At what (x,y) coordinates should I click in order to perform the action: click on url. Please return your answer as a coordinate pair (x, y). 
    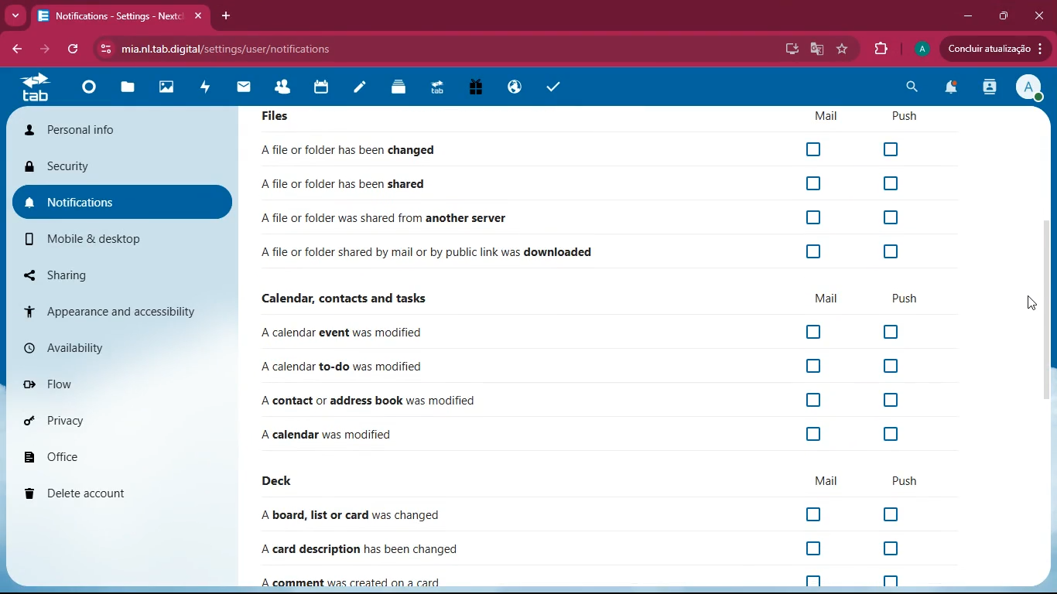
    Looking at the image, I should click on (260, 49).